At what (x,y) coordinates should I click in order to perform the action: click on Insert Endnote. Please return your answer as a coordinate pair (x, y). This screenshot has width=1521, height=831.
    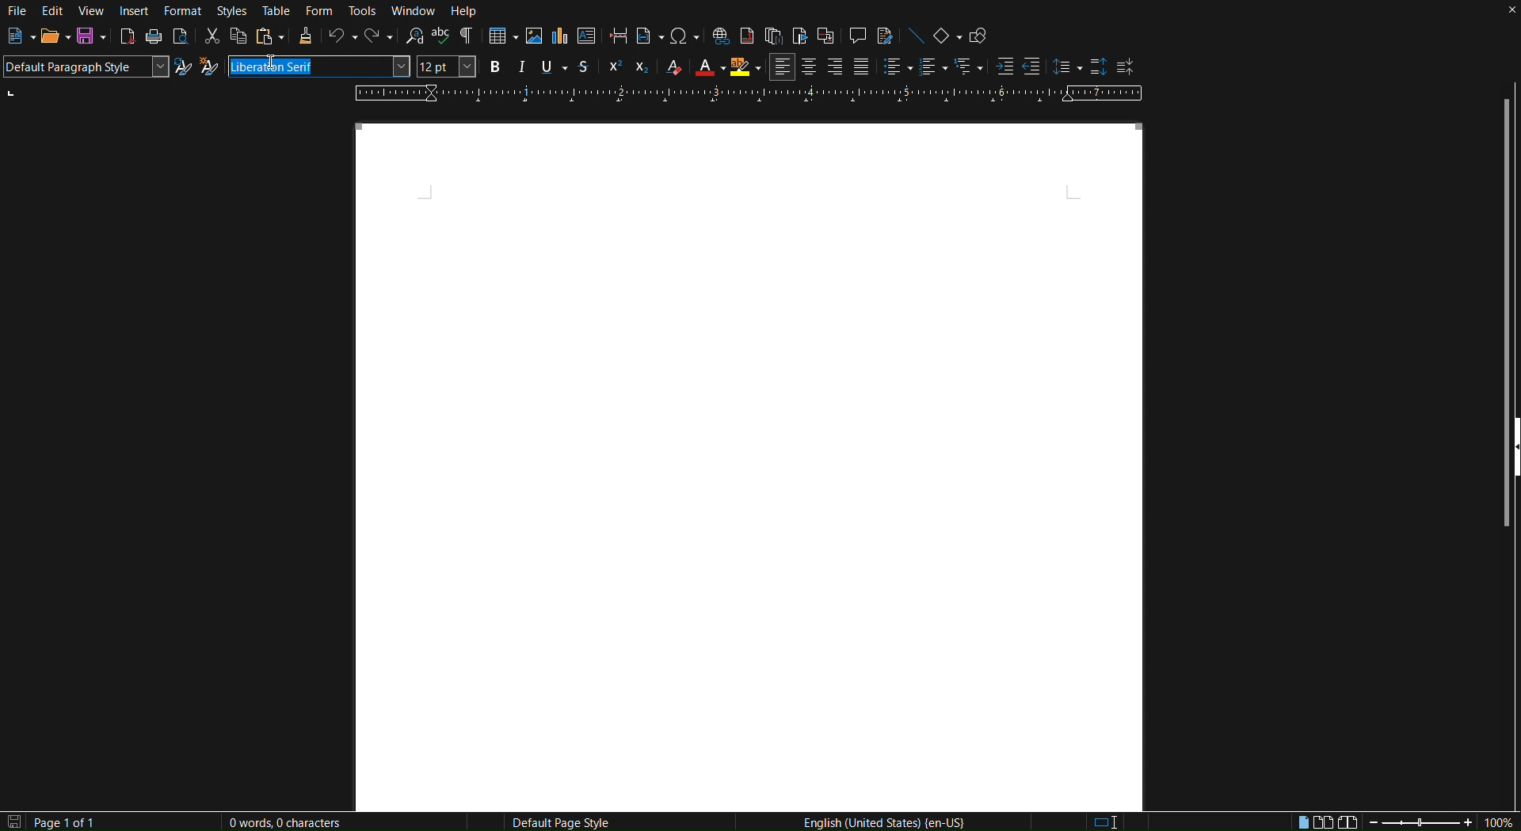
    Looking at the image, I should click on (772, 38).